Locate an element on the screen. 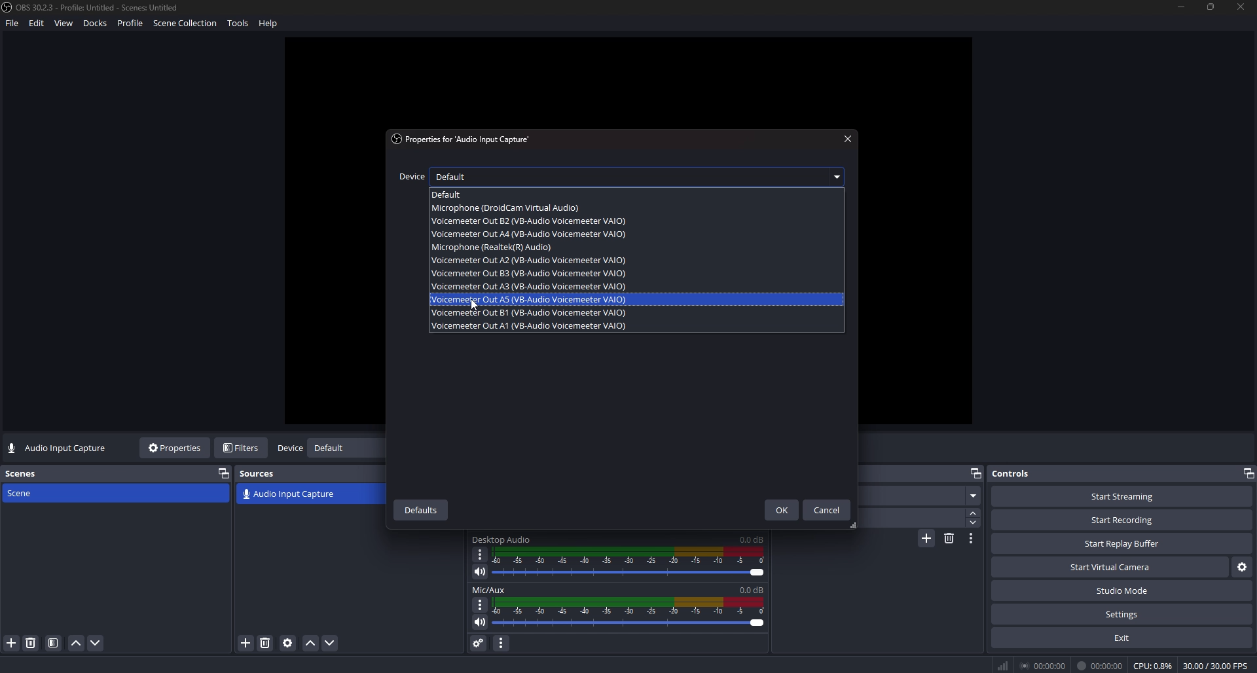  resize is located at coordinates (1212, 6).